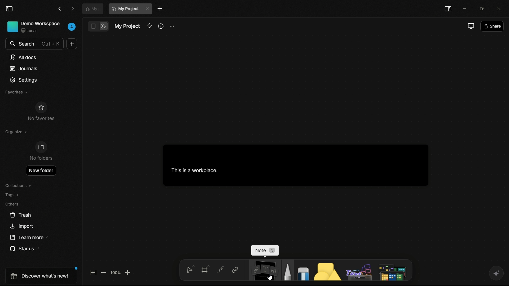  I want to click on This is a workspace, so click(292, 164).